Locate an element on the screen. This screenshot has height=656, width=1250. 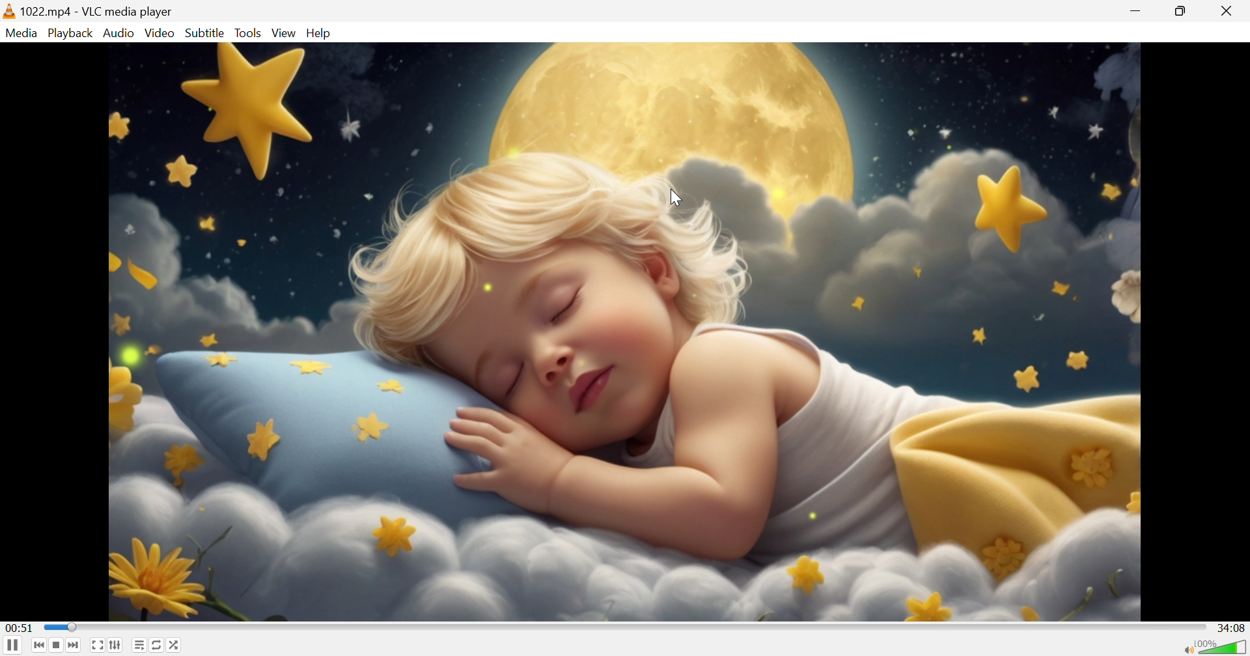
34:08 is located at coordinates (1233, 627).